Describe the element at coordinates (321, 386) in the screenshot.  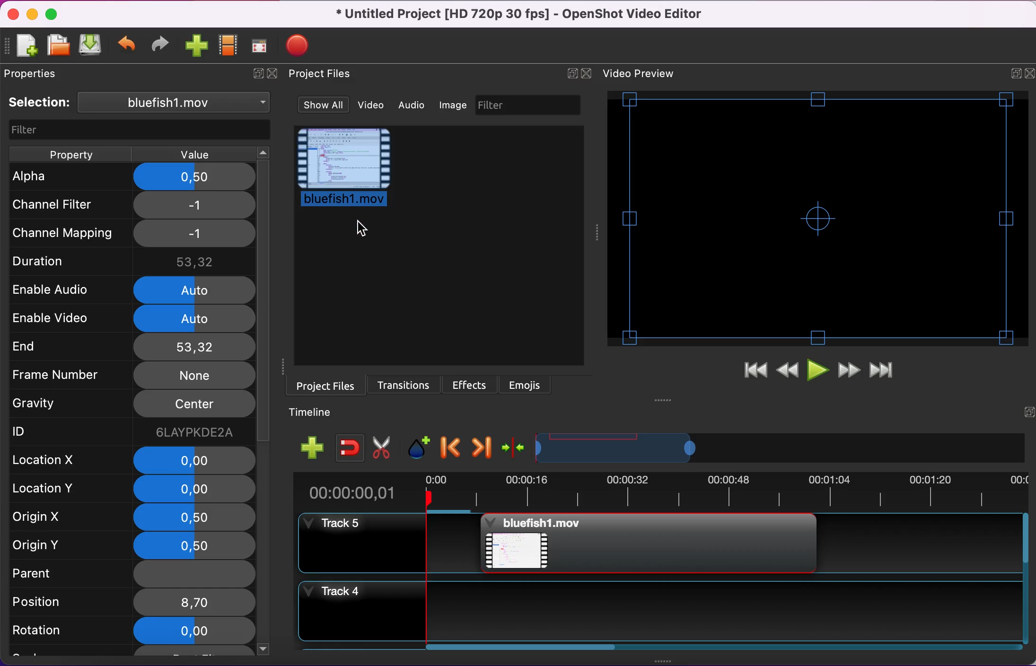
I see `project files` at that location.